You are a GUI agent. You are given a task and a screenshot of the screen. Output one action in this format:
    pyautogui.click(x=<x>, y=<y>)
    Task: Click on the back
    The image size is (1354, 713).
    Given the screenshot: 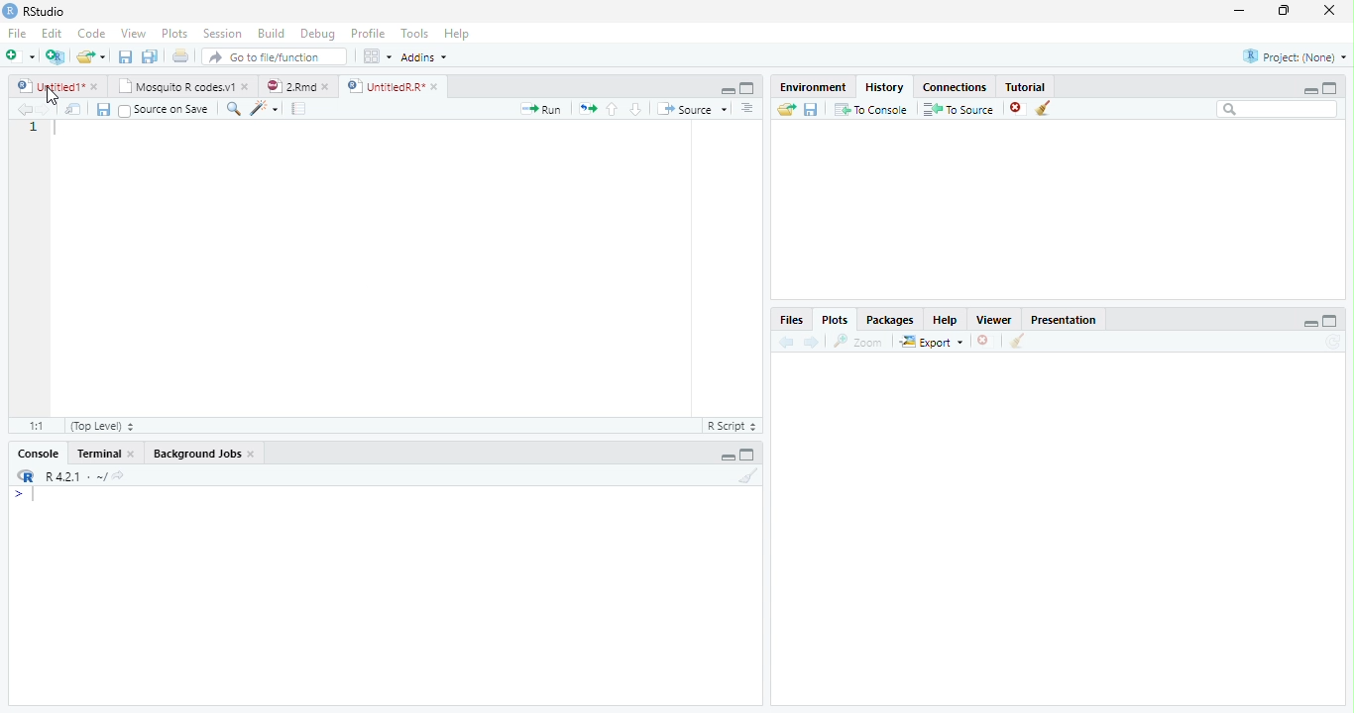 What is the action you would take?
    pyautogui.click(x=783, y=342)
    